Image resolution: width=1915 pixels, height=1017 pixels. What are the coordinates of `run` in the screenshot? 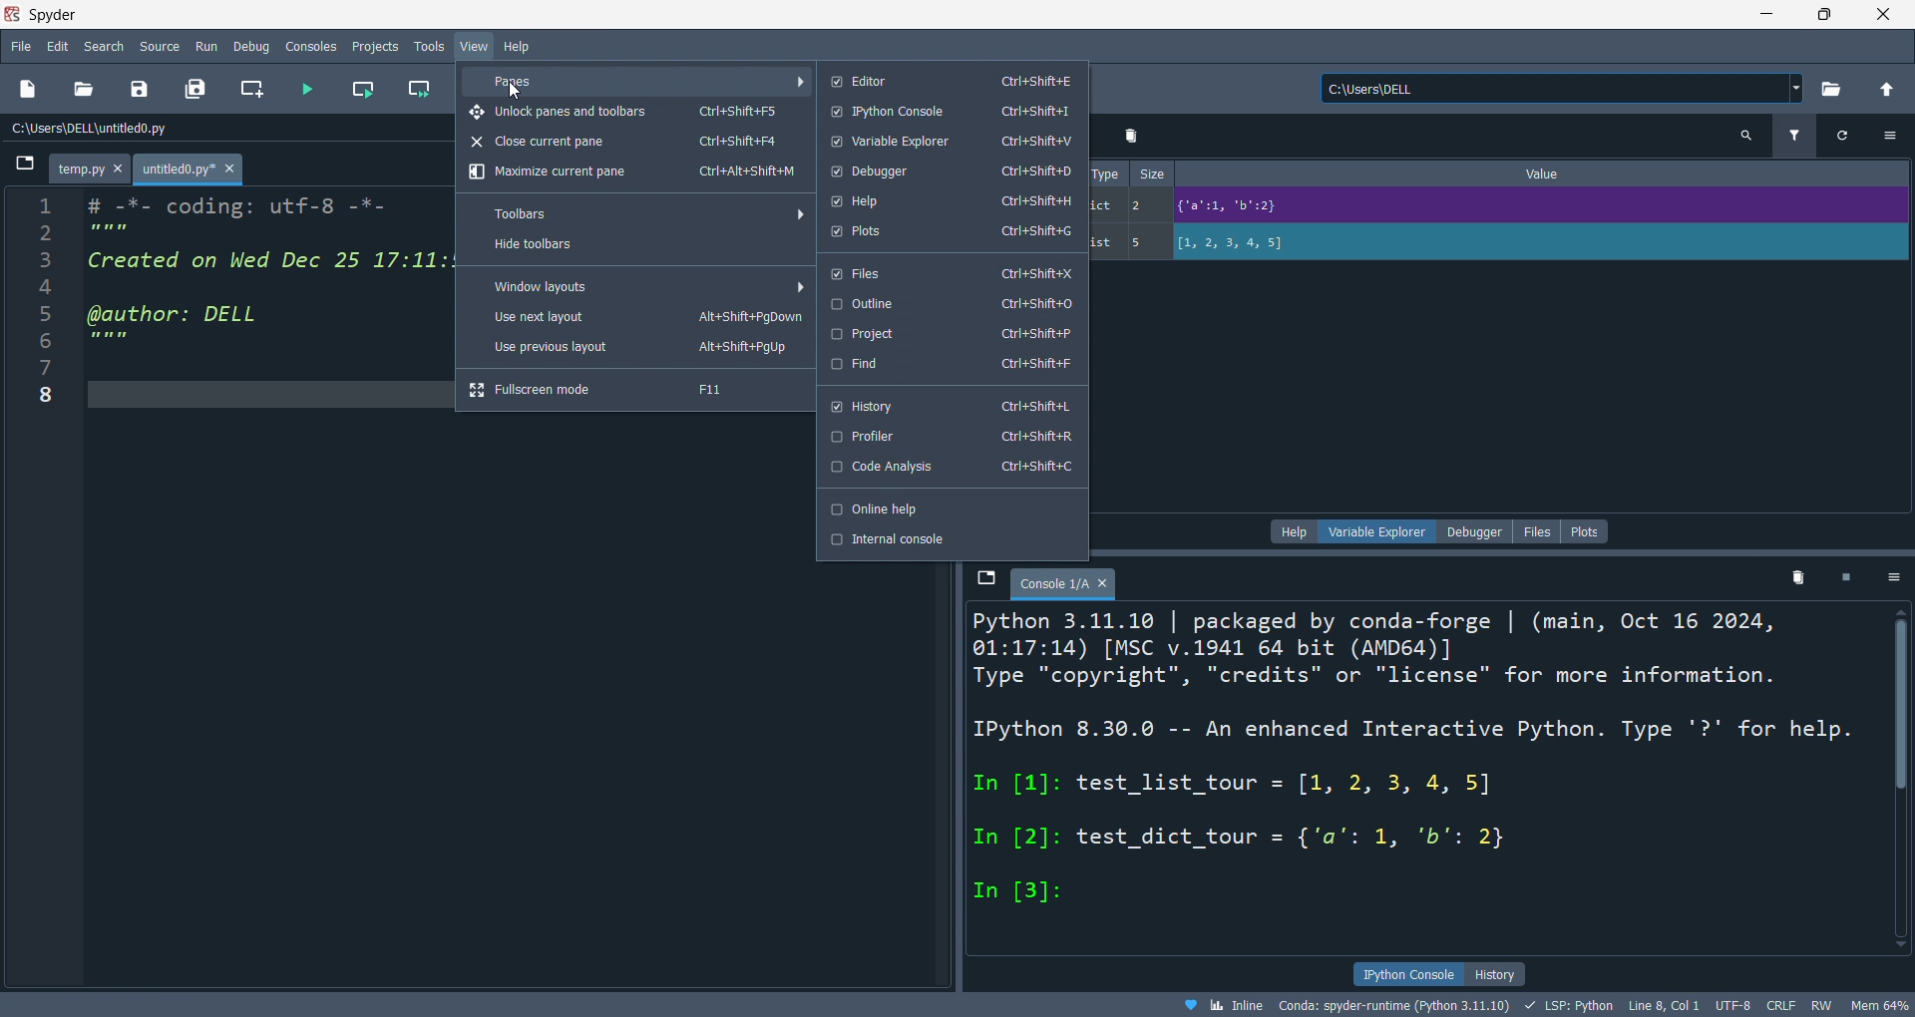 It's located at (209, 47).